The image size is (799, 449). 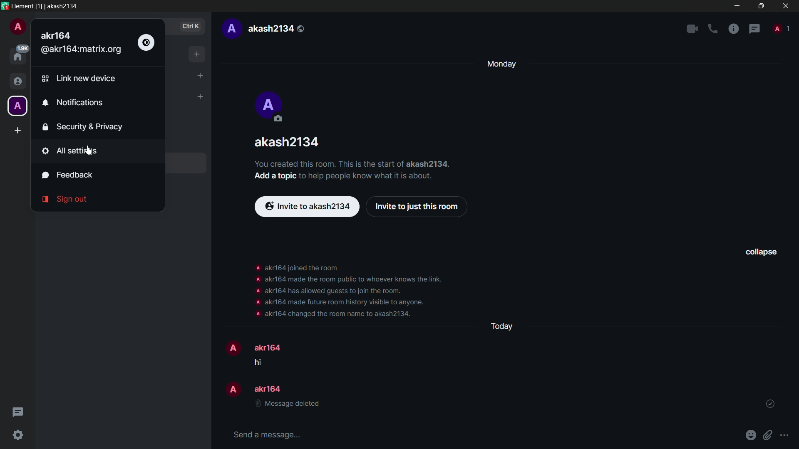 I want to click on add a topic, so click(x=274, y=175).